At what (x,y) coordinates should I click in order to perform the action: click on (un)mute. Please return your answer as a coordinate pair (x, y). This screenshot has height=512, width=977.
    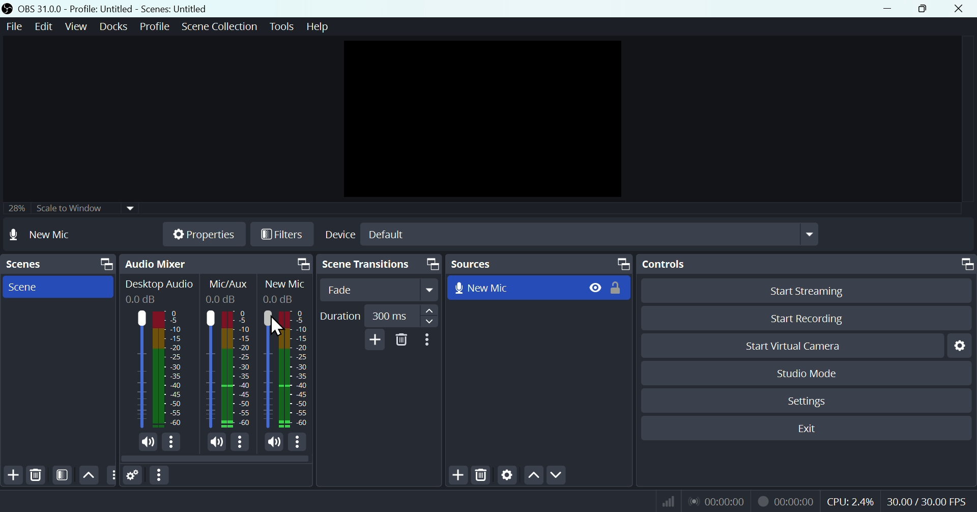
    Looking at the image, I should click on (273, 442).